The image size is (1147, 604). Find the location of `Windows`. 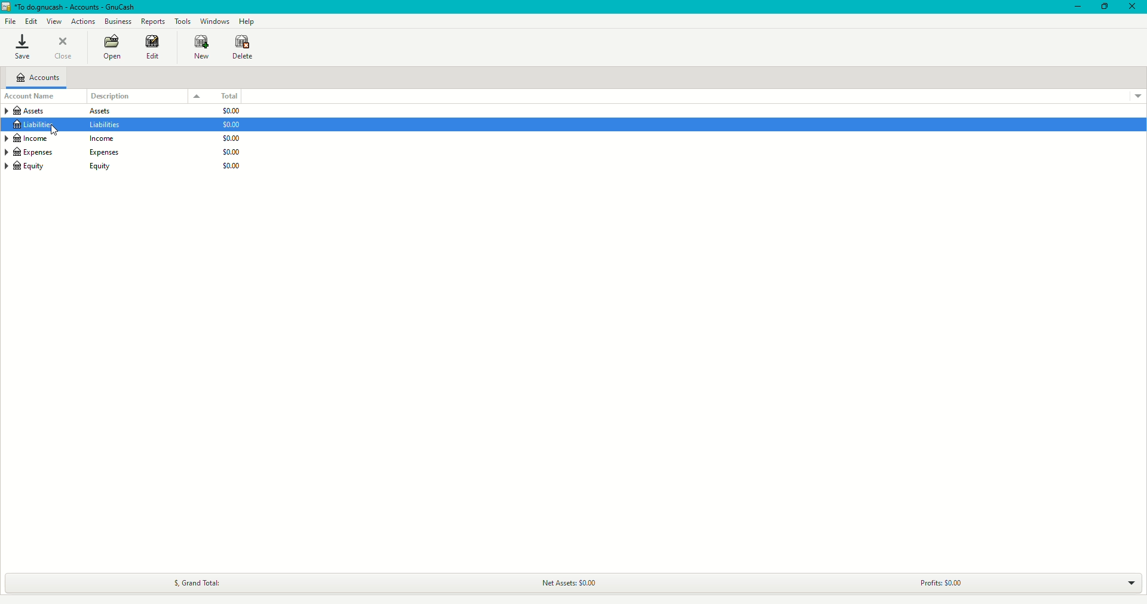

Windows is located at coordinates (216, 21).